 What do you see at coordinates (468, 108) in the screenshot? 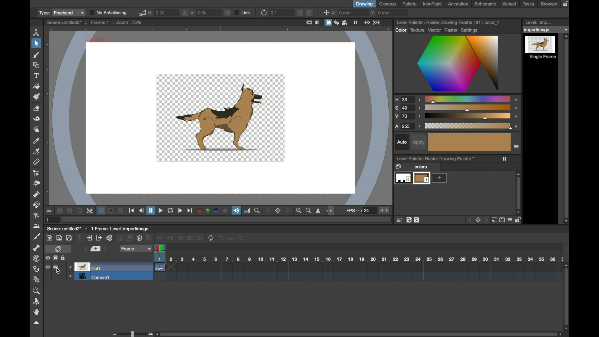
I see `scale` at bounding box center [468, 108].